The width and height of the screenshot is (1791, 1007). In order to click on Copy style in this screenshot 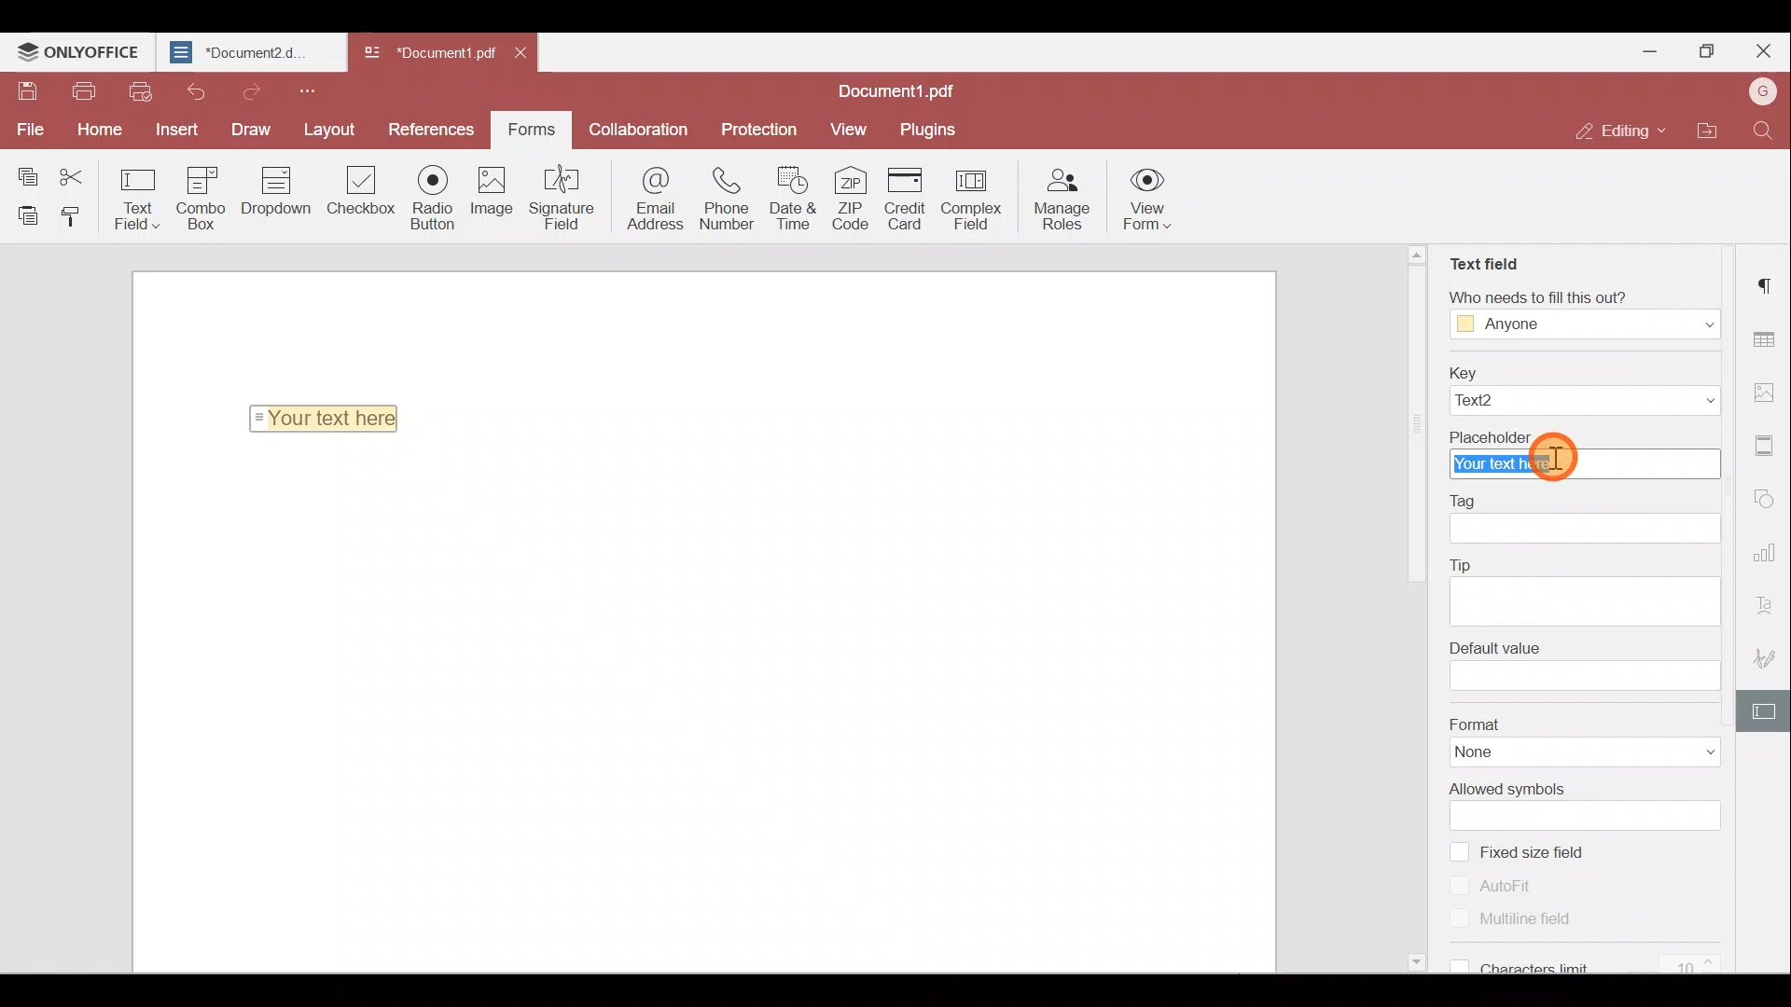, I will do `click(73, 219)`.